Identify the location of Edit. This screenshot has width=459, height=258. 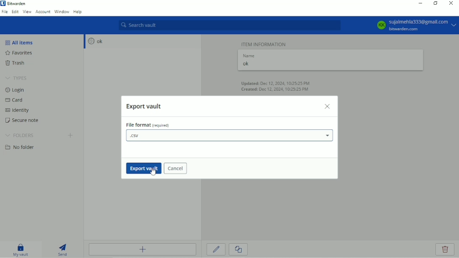
(216, 249).